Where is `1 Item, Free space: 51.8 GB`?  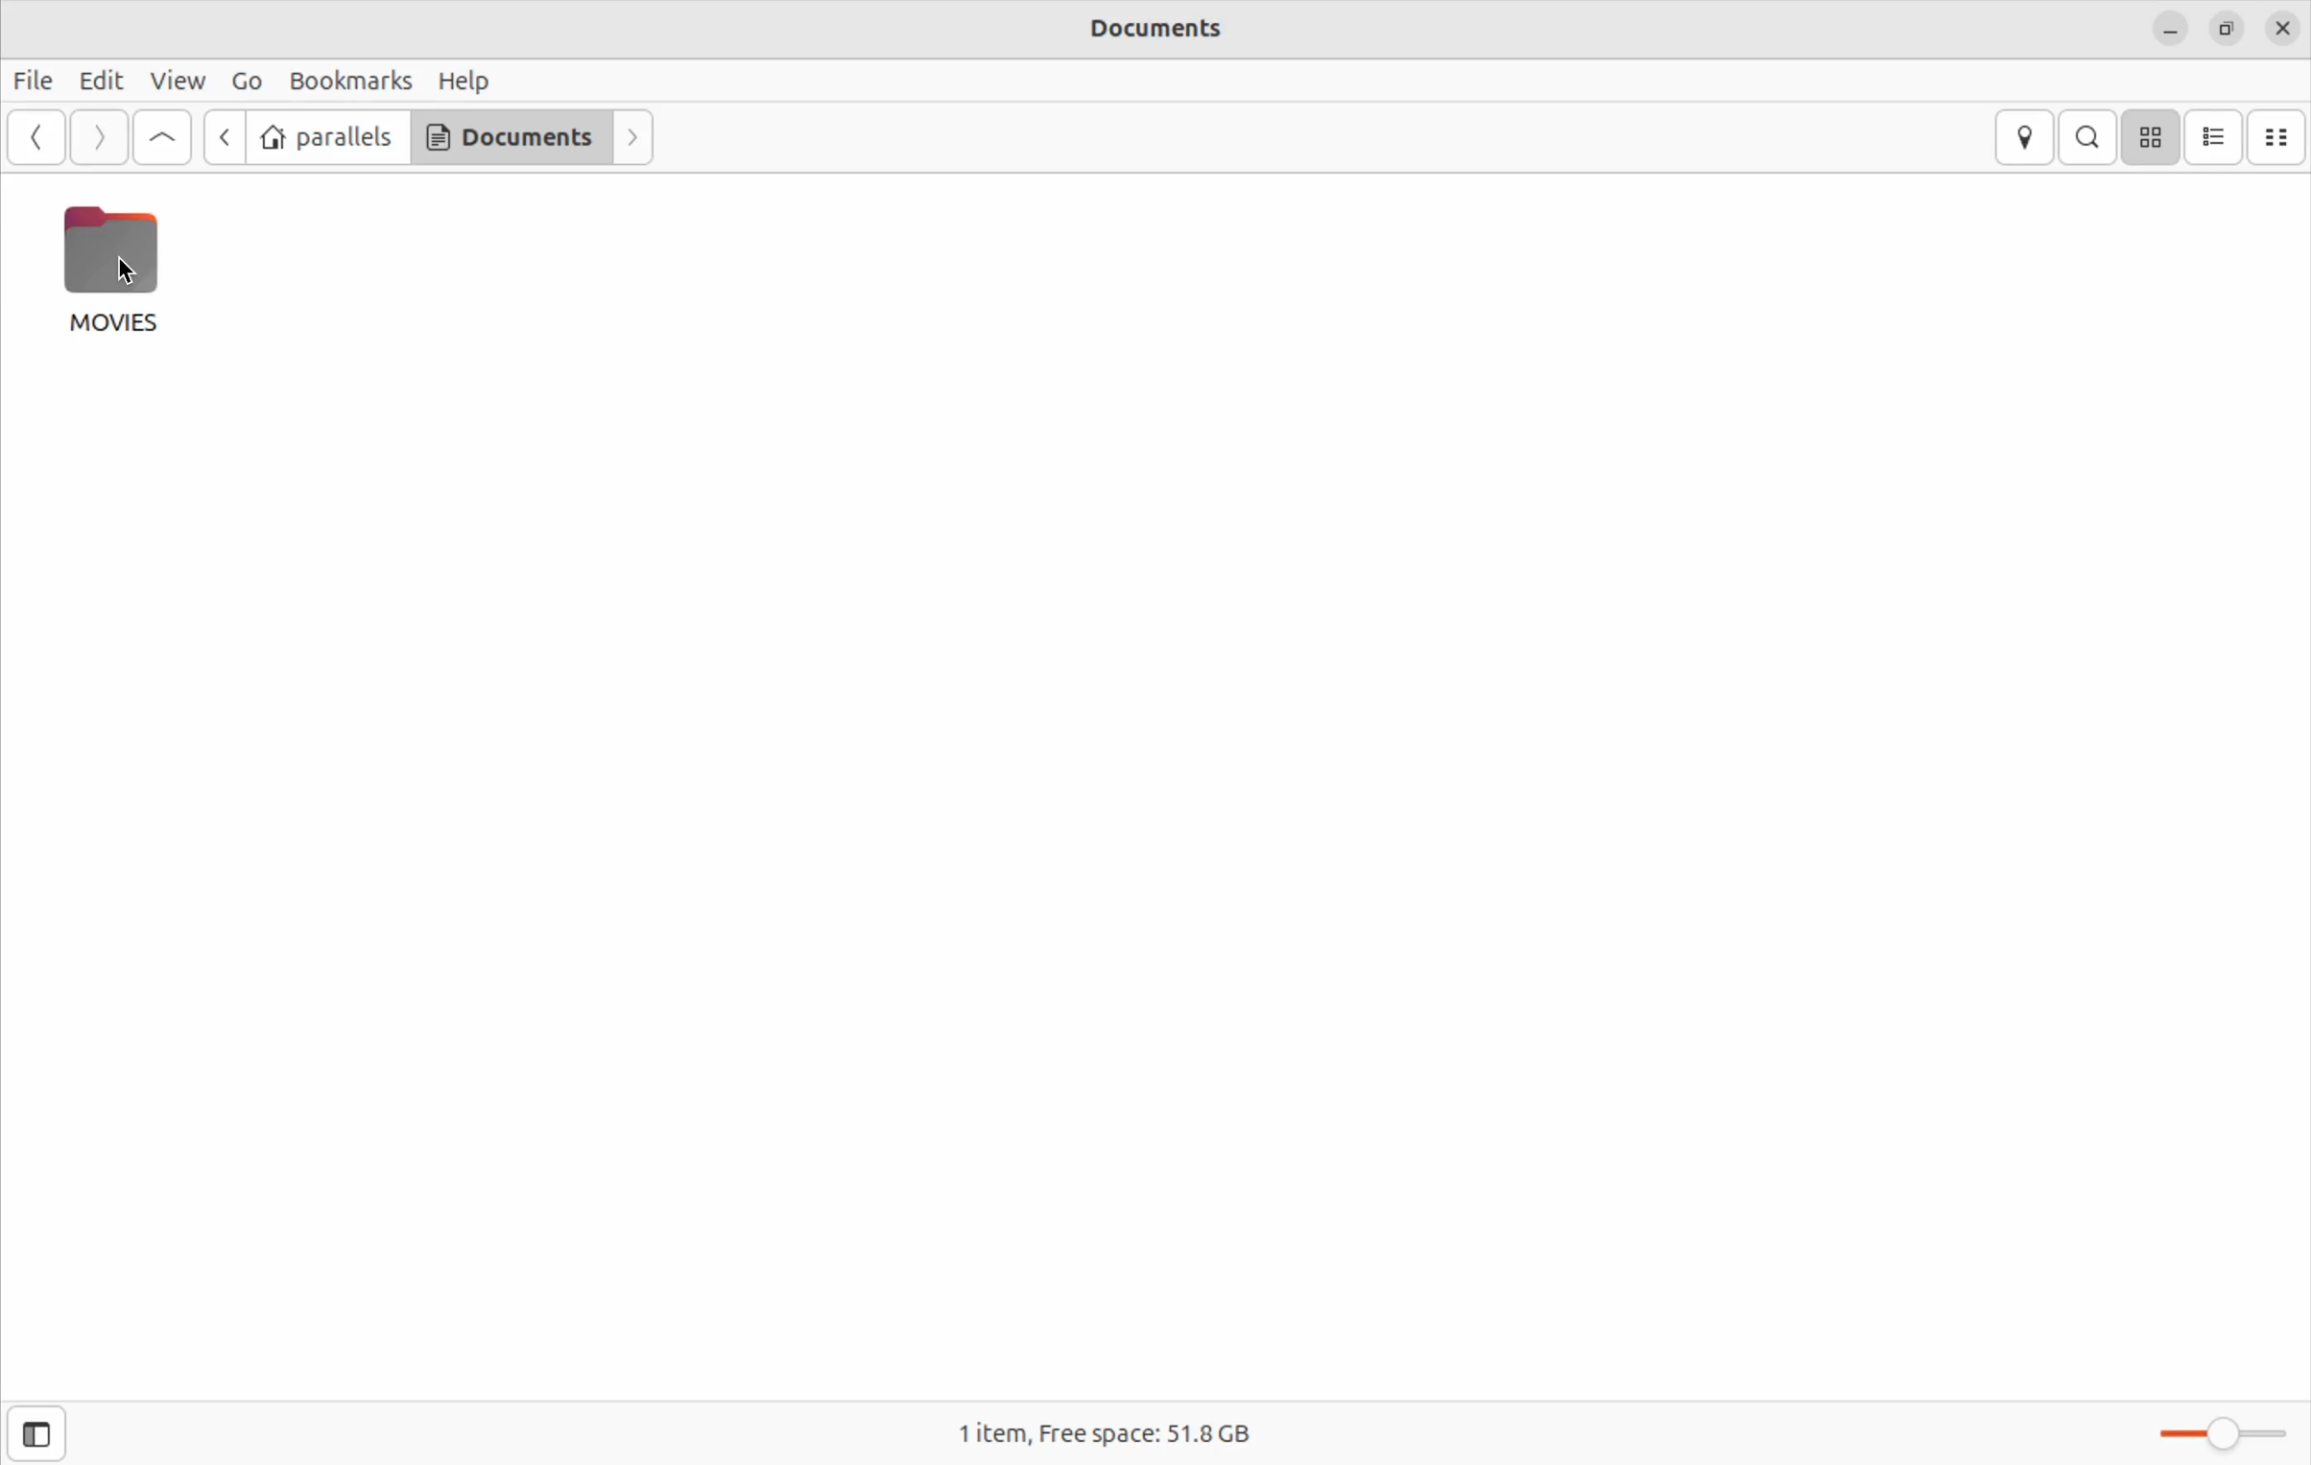 1 Item, Free space: 51.8 GB is located at coordinates (1112, 1437).